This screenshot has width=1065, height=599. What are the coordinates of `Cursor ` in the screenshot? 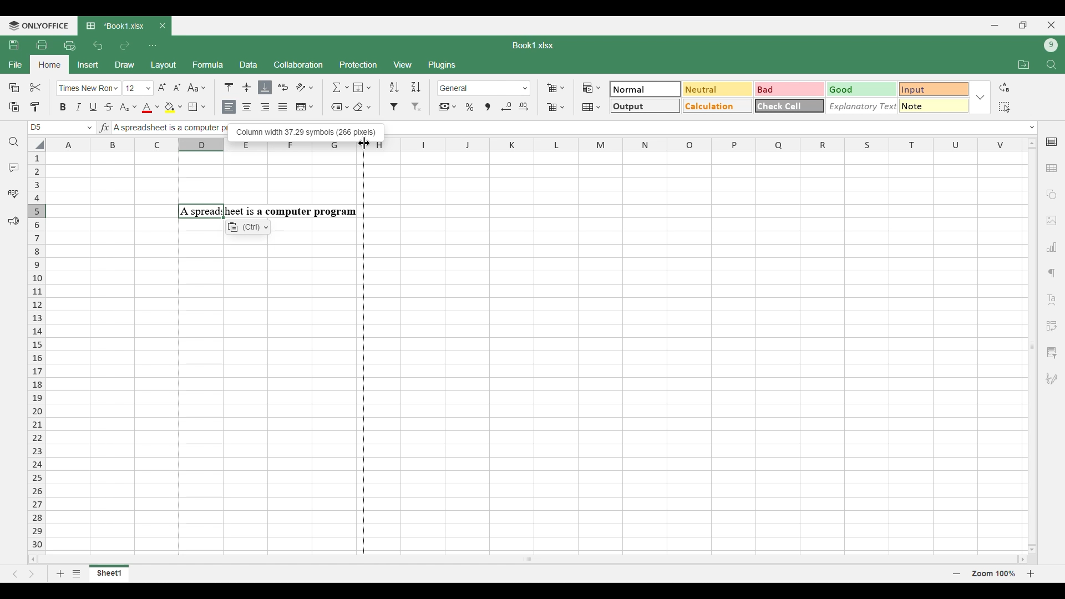 It's located at (363, 141).